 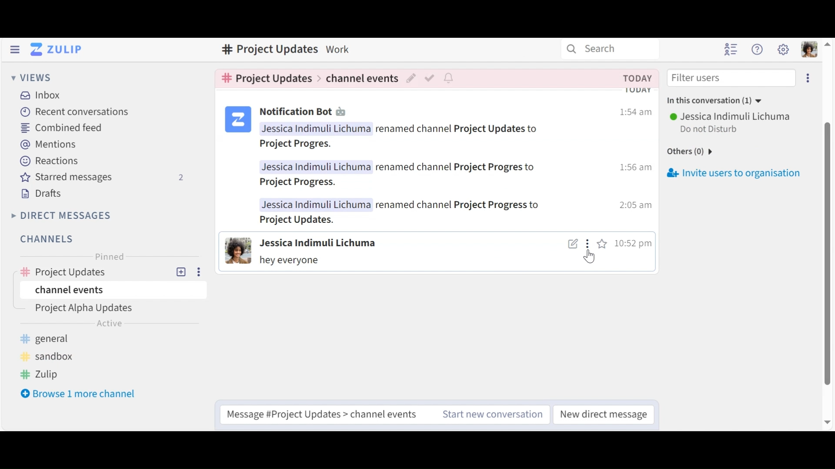 I want to click on Recent Conversations, so click(x=75, y=111).